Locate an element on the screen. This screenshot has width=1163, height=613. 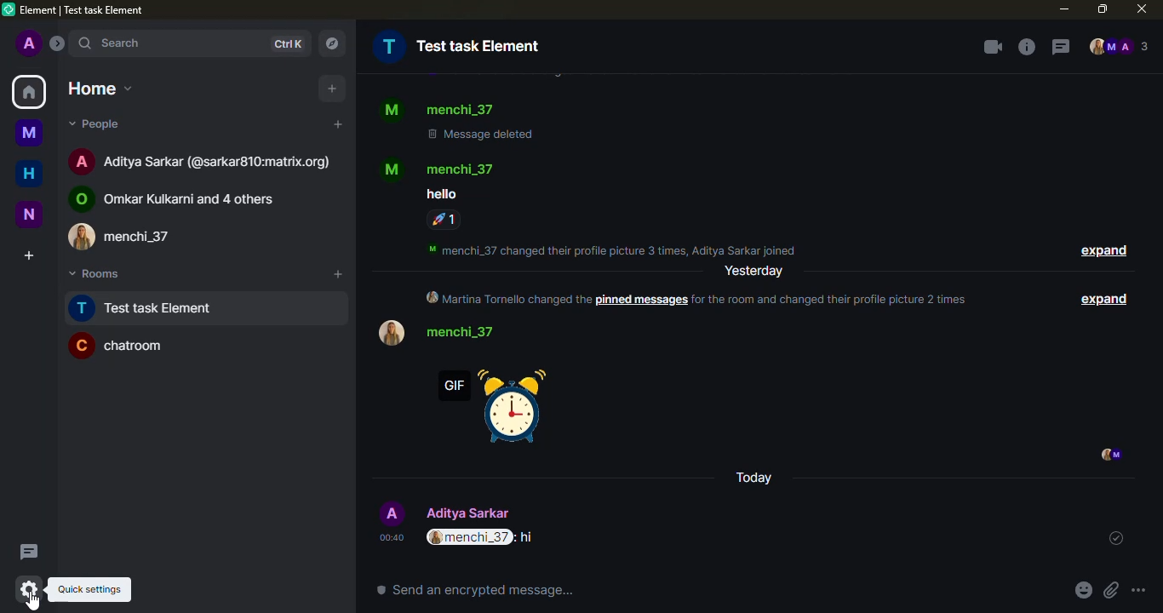
element| test task element is located at coordinates (89, 11).